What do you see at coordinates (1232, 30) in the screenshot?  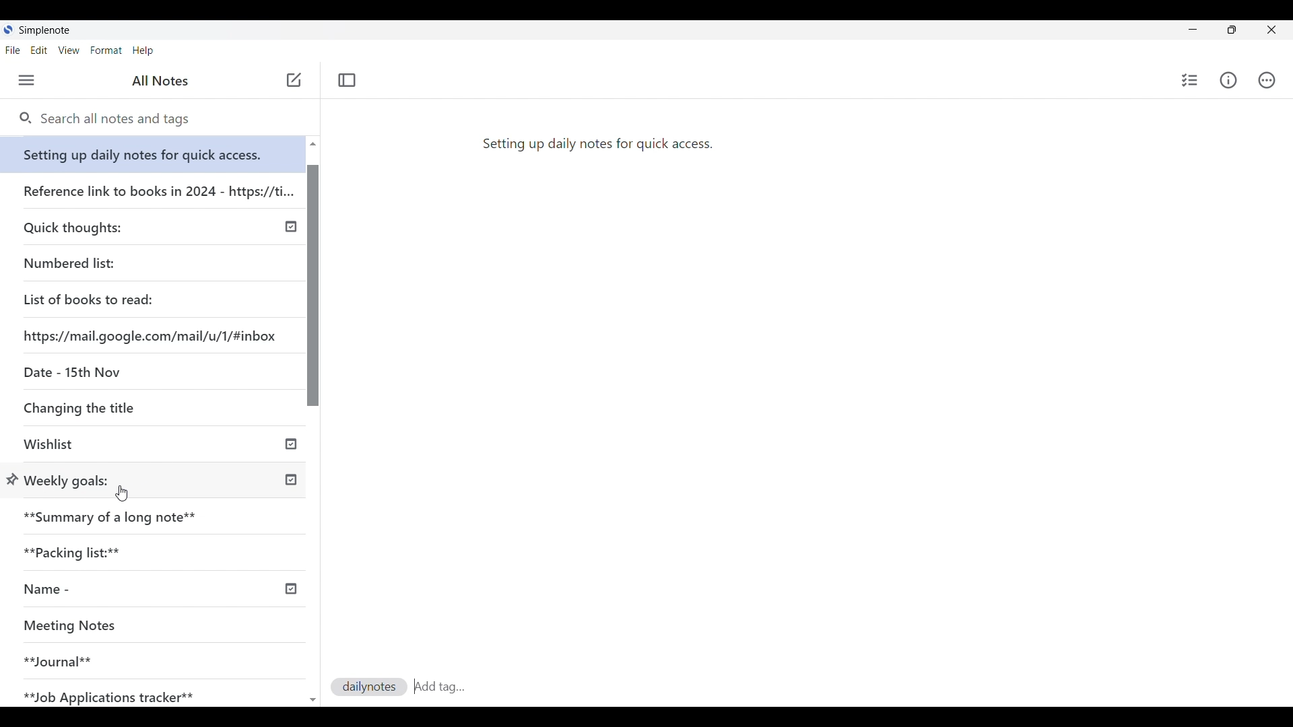 I see `Show in smaller tab` at bounding box center [1232, 30].